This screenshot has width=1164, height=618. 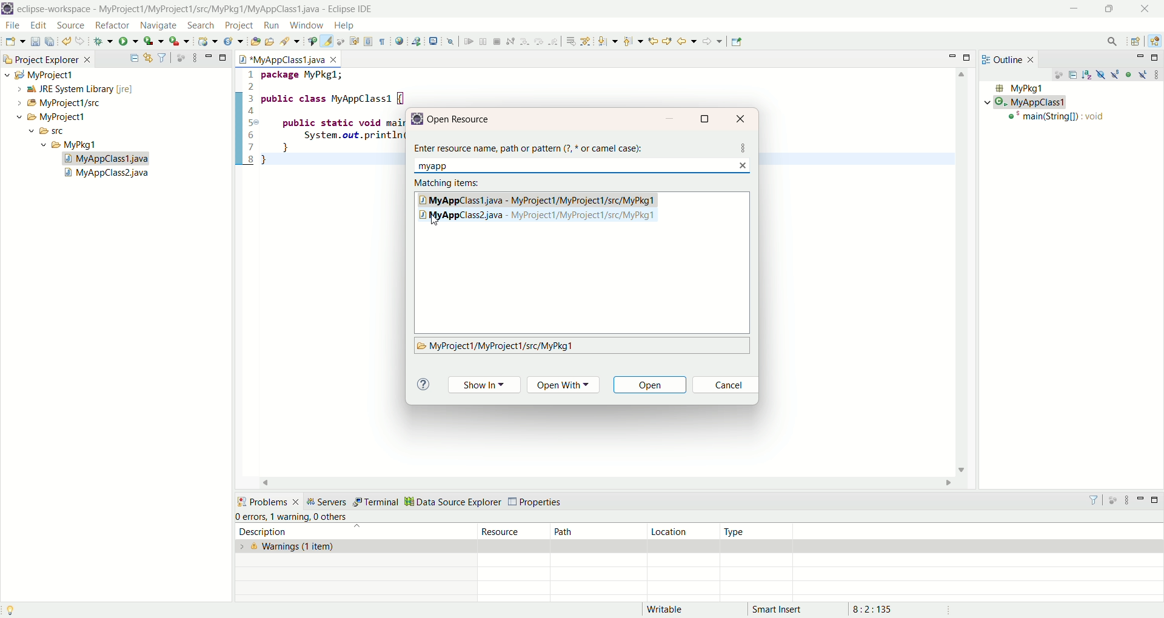 I want to click on terminate, so click(x=497, y=42).